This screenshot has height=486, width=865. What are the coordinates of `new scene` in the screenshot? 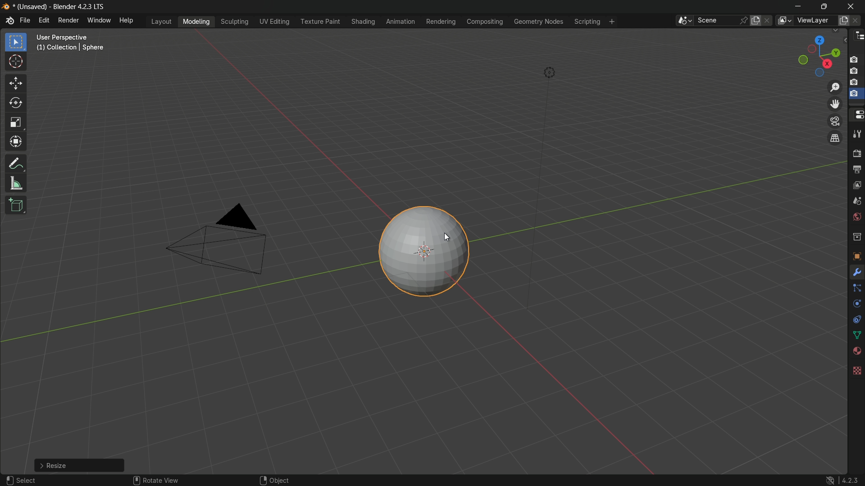 It's located at (756, 20).